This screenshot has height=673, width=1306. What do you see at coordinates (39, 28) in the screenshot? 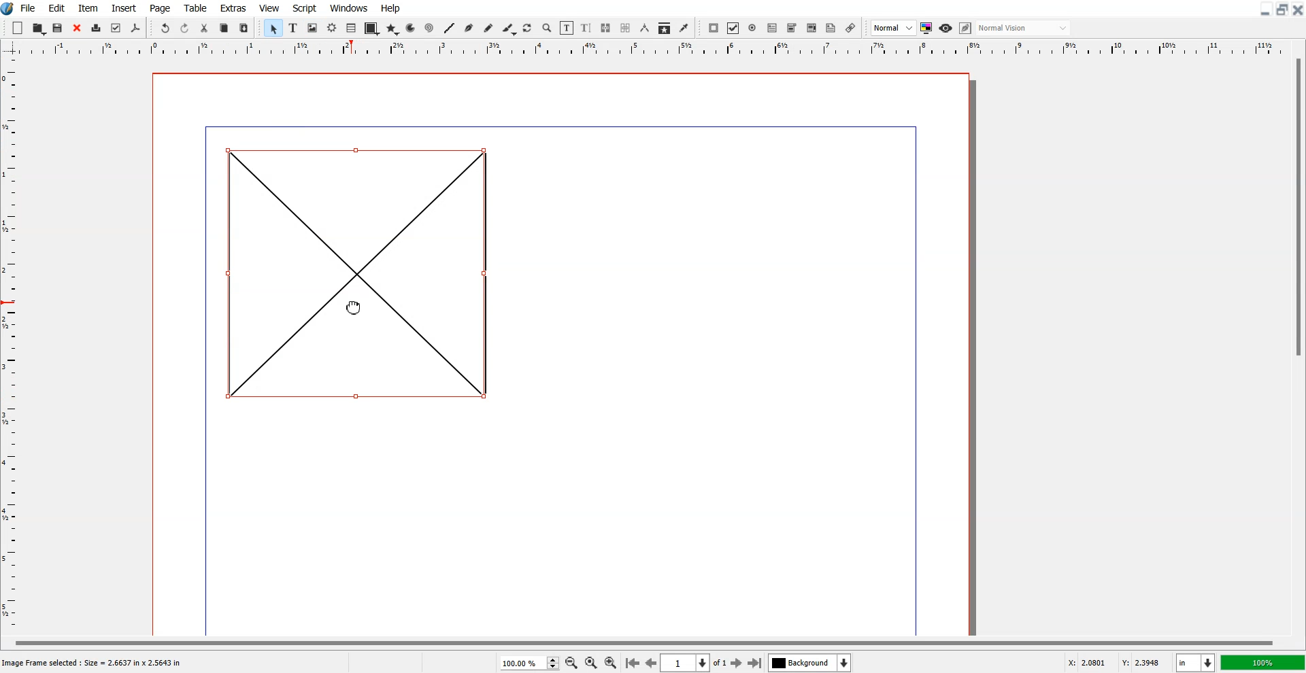
I see `Open` at bounding box center [39, 28].